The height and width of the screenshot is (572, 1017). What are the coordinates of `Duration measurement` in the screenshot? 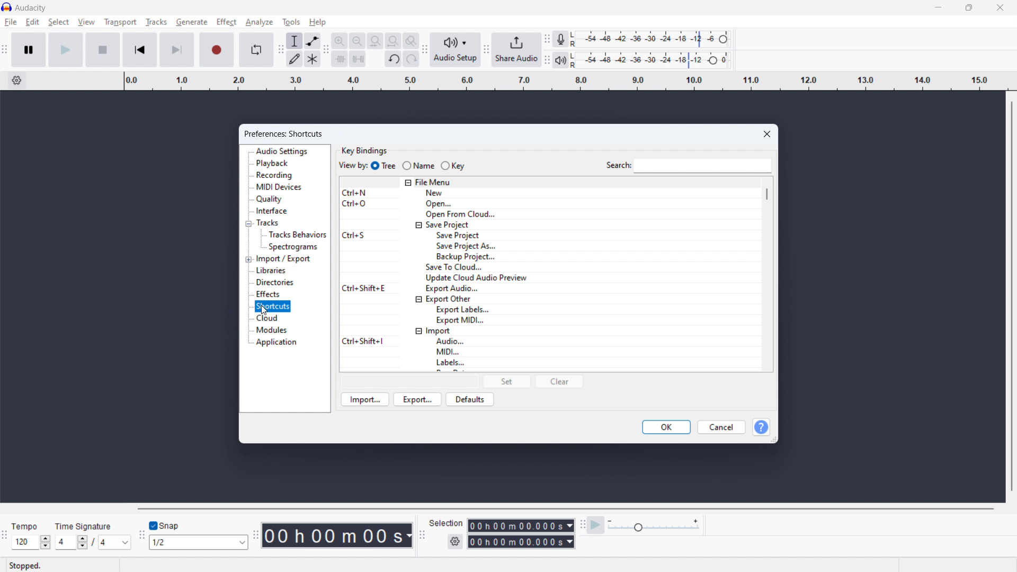 It's located at (570, 525).